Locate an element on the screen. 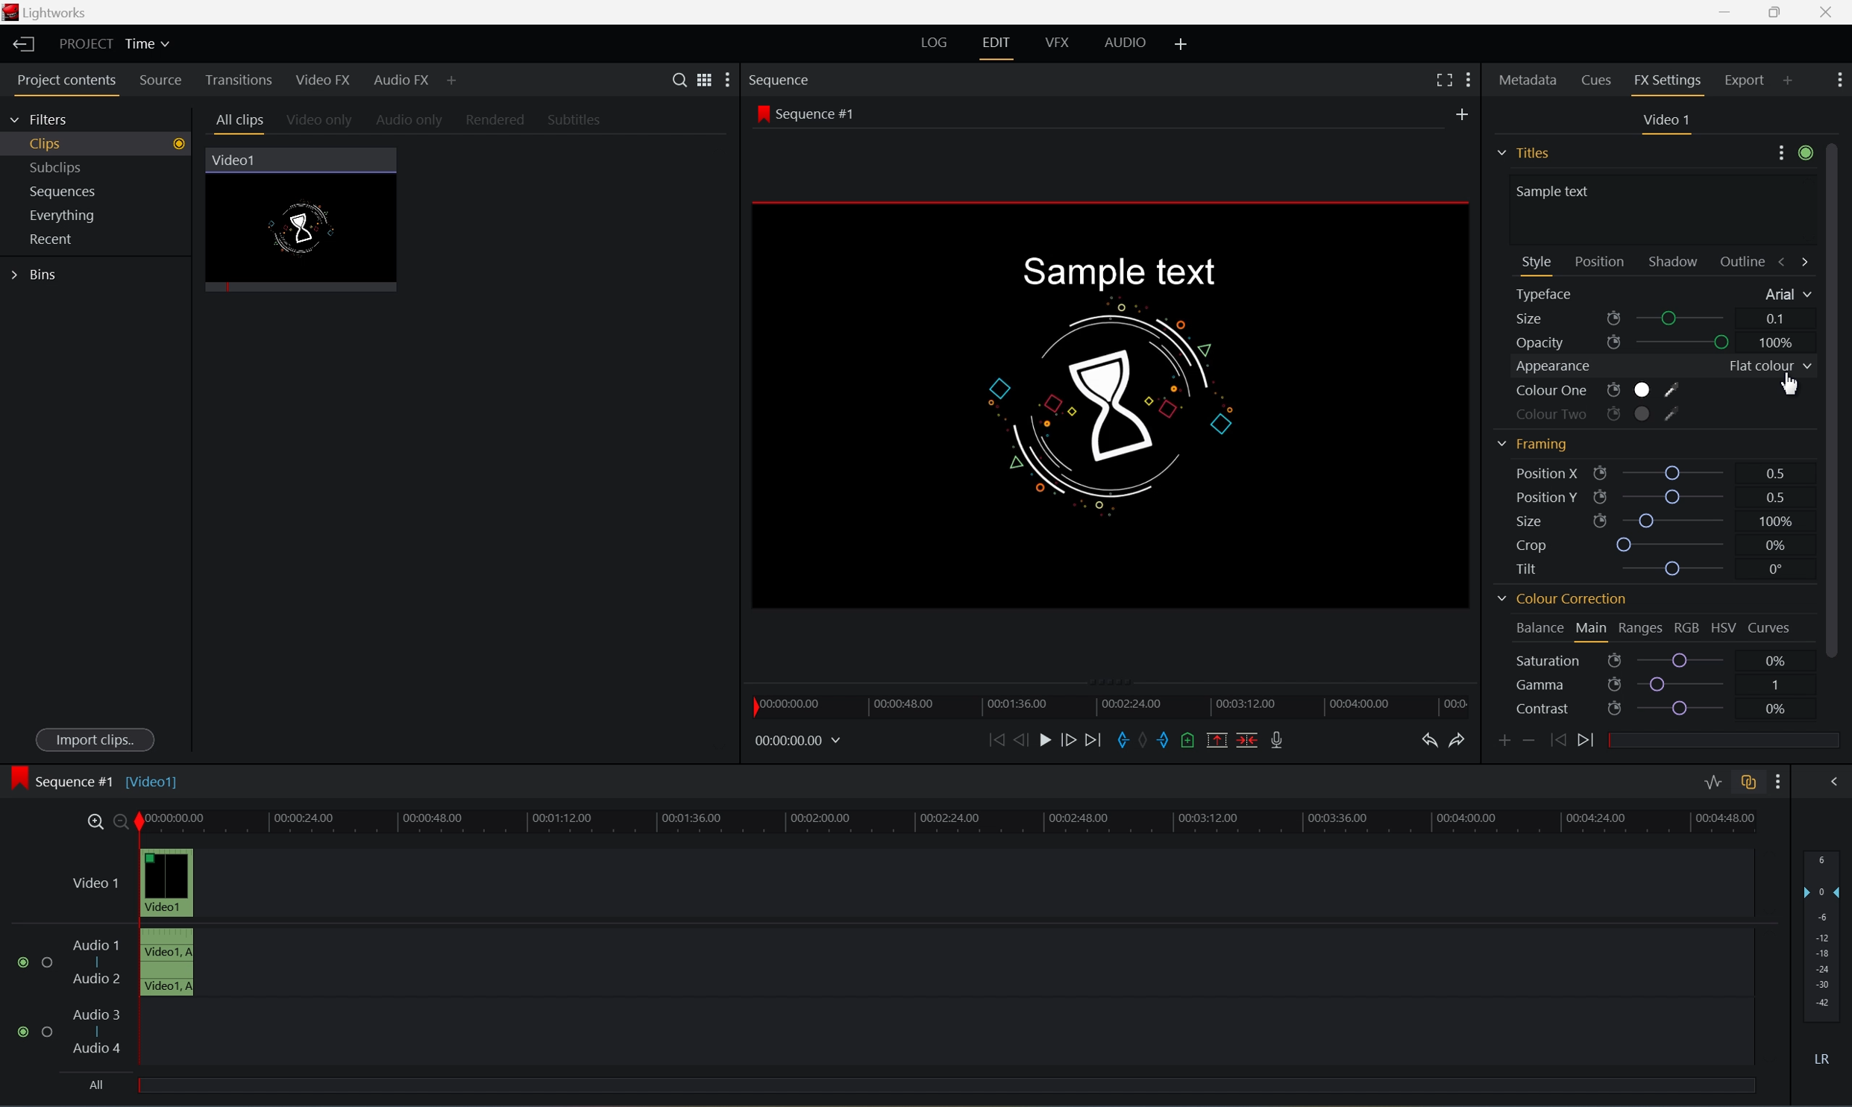 The height and width of the screenshot is (1107, 1852). slider is located at coordinates (1675, 496).